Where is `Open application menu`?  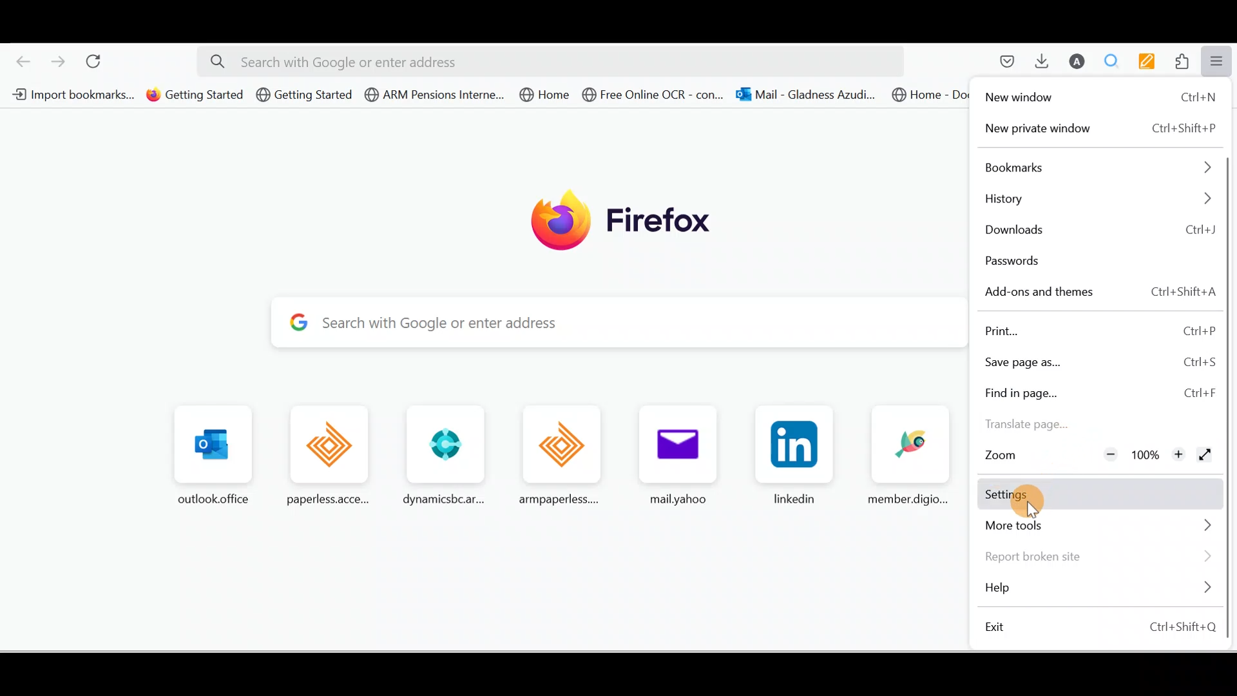
Open application menu is located at coordinates (1221, 60).